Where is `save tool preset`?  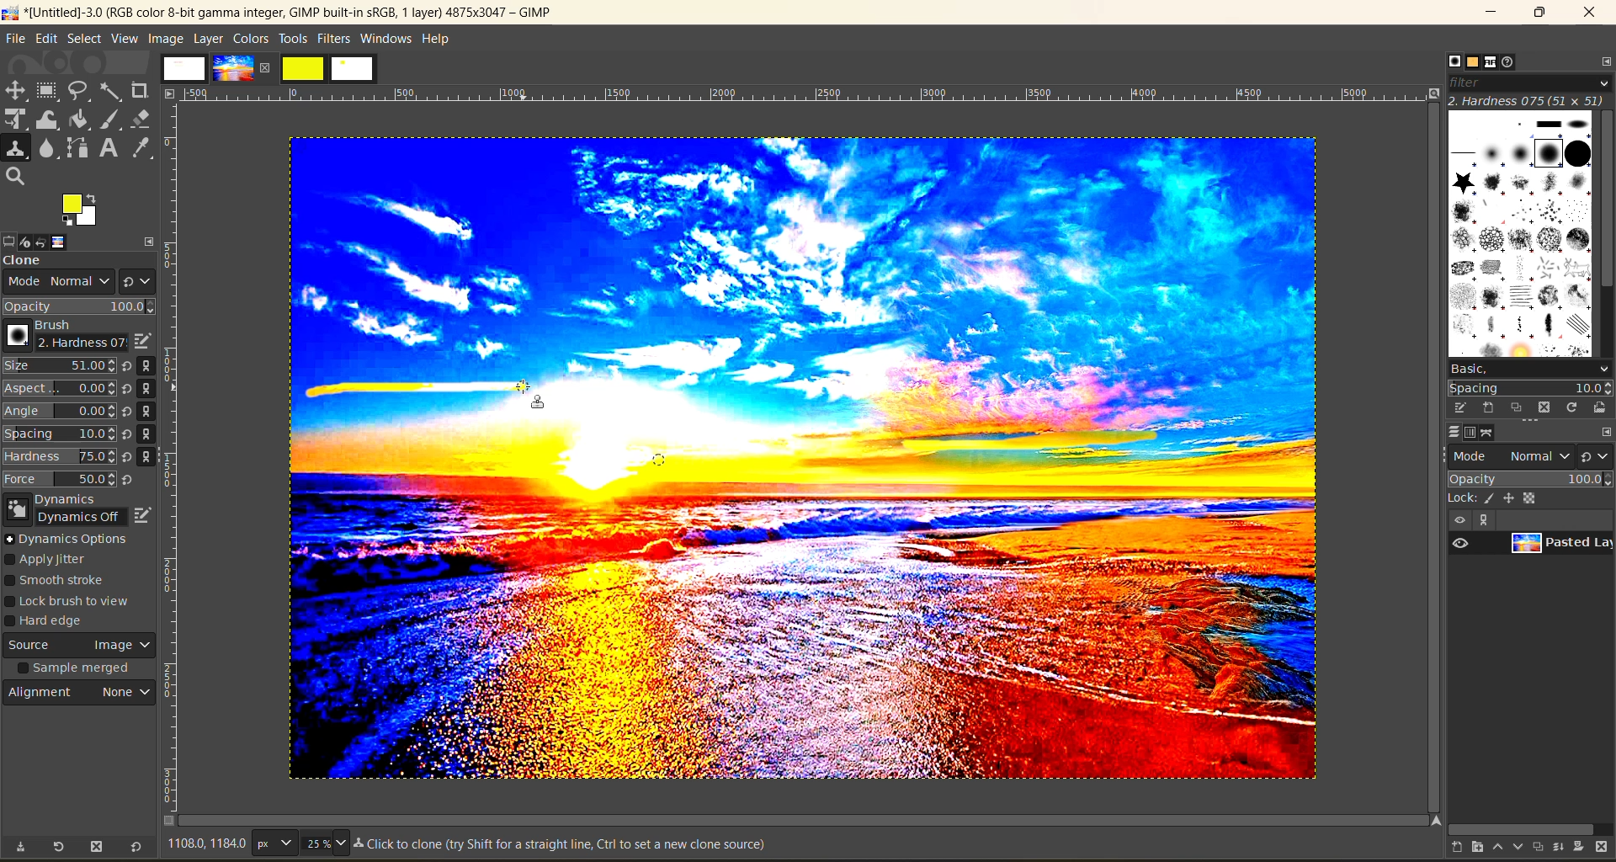 save tool preset is located at coordinates (19, 847).